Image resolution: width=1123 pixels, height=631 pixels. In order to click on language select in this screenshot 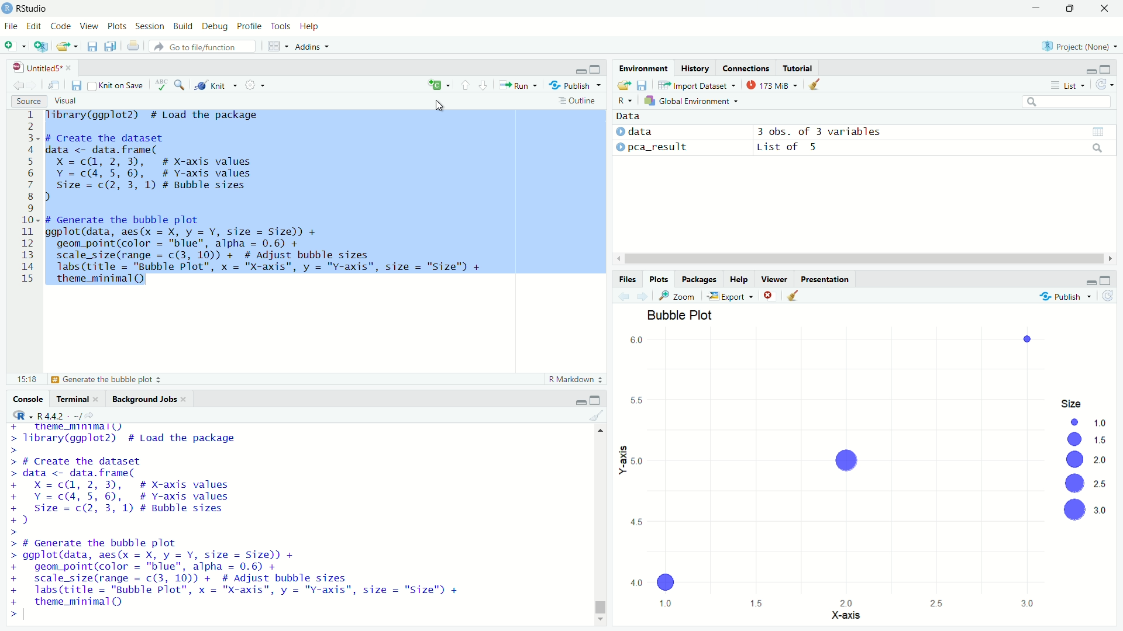, I will do `click(438, 85)`.